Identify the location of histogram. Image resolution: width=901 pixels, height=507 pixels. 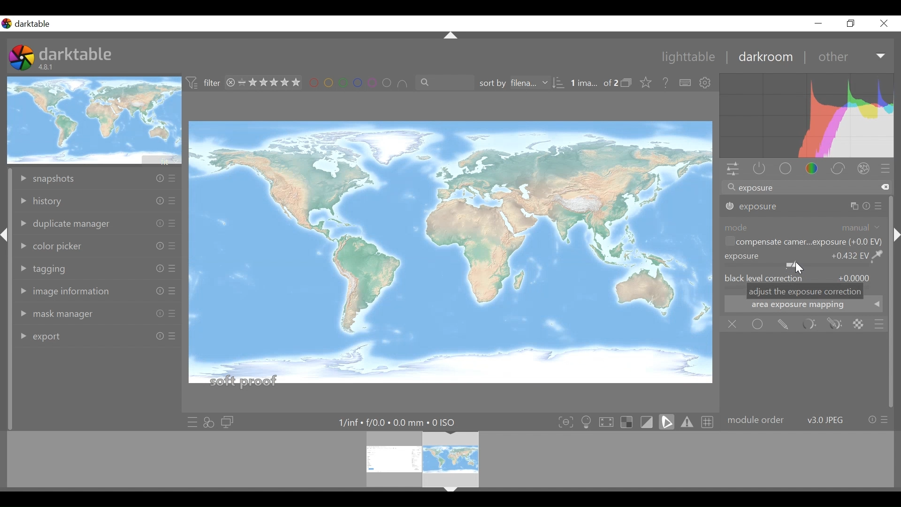
(807, 117).